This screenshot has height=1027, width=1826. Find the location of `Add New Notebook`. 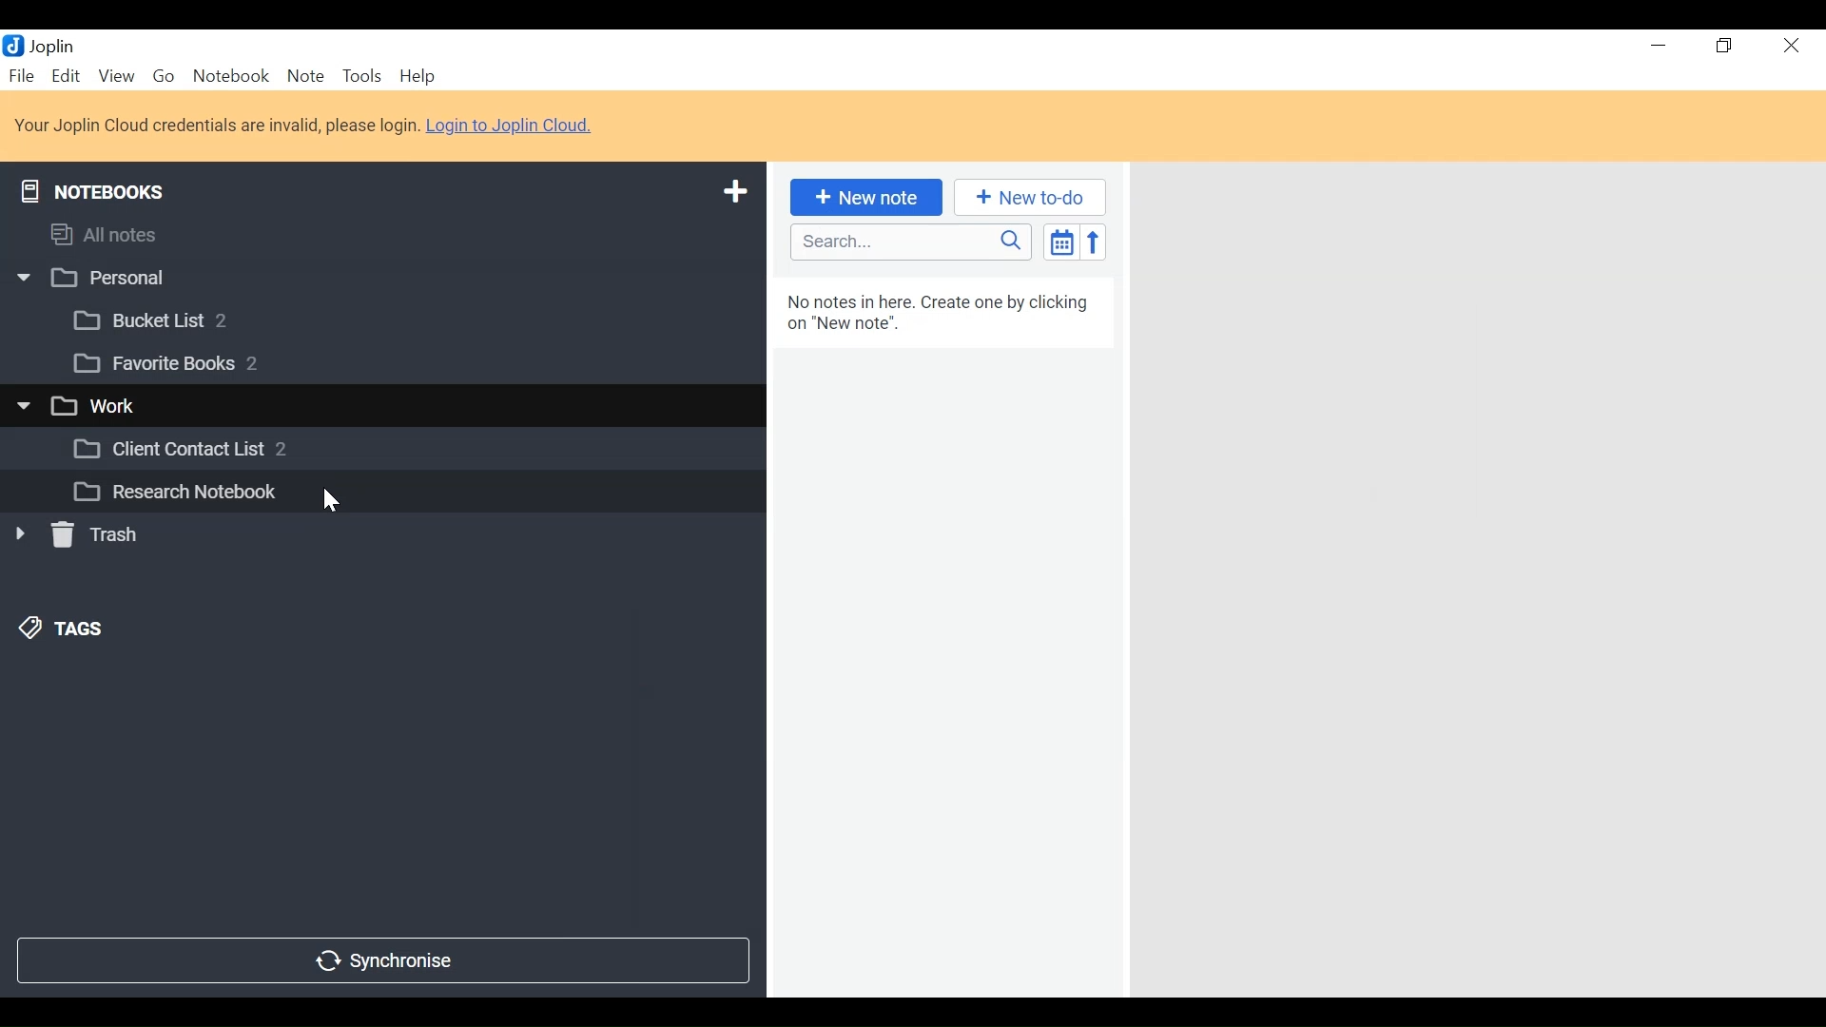

Add New Notebook is located at coordinates (733, 192).